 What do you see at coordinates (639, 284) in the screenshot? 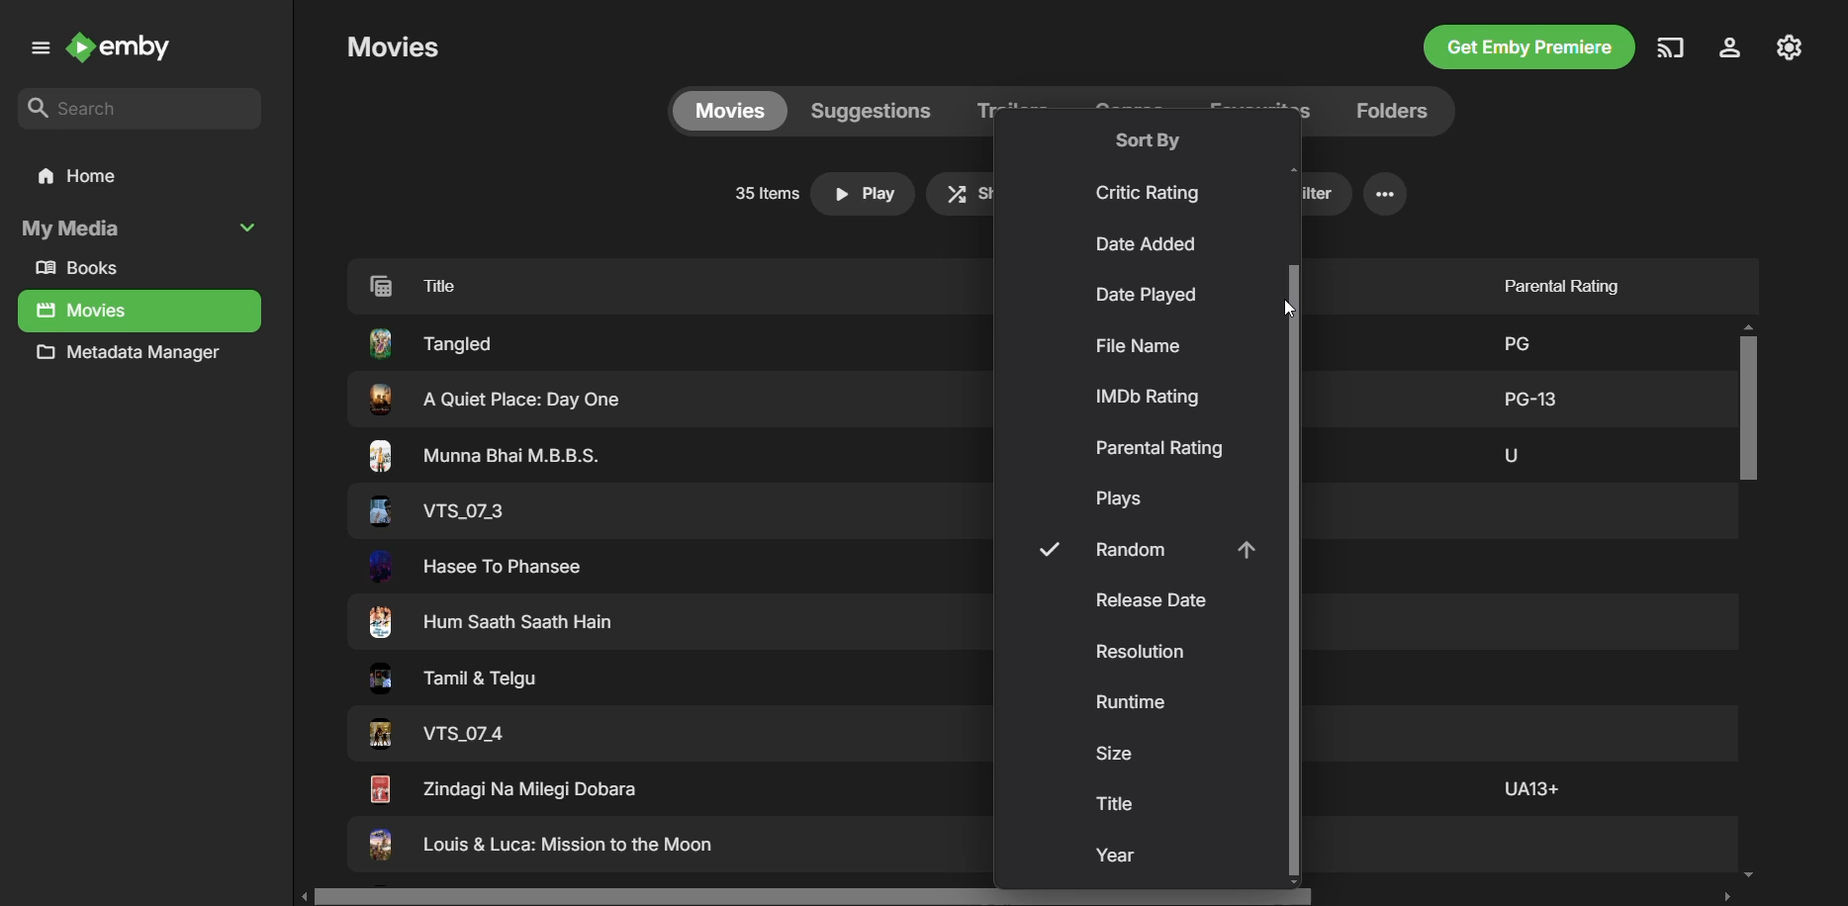
I see `Movie Titles in Random sort order` at bounding box center [639, 284].